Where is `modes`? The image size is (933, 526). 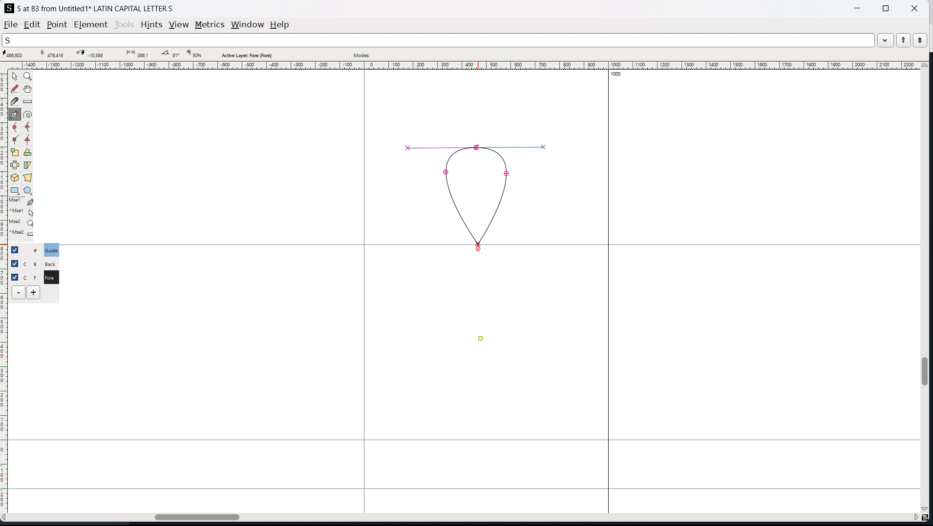
modes is located at coordinates (361, 54).